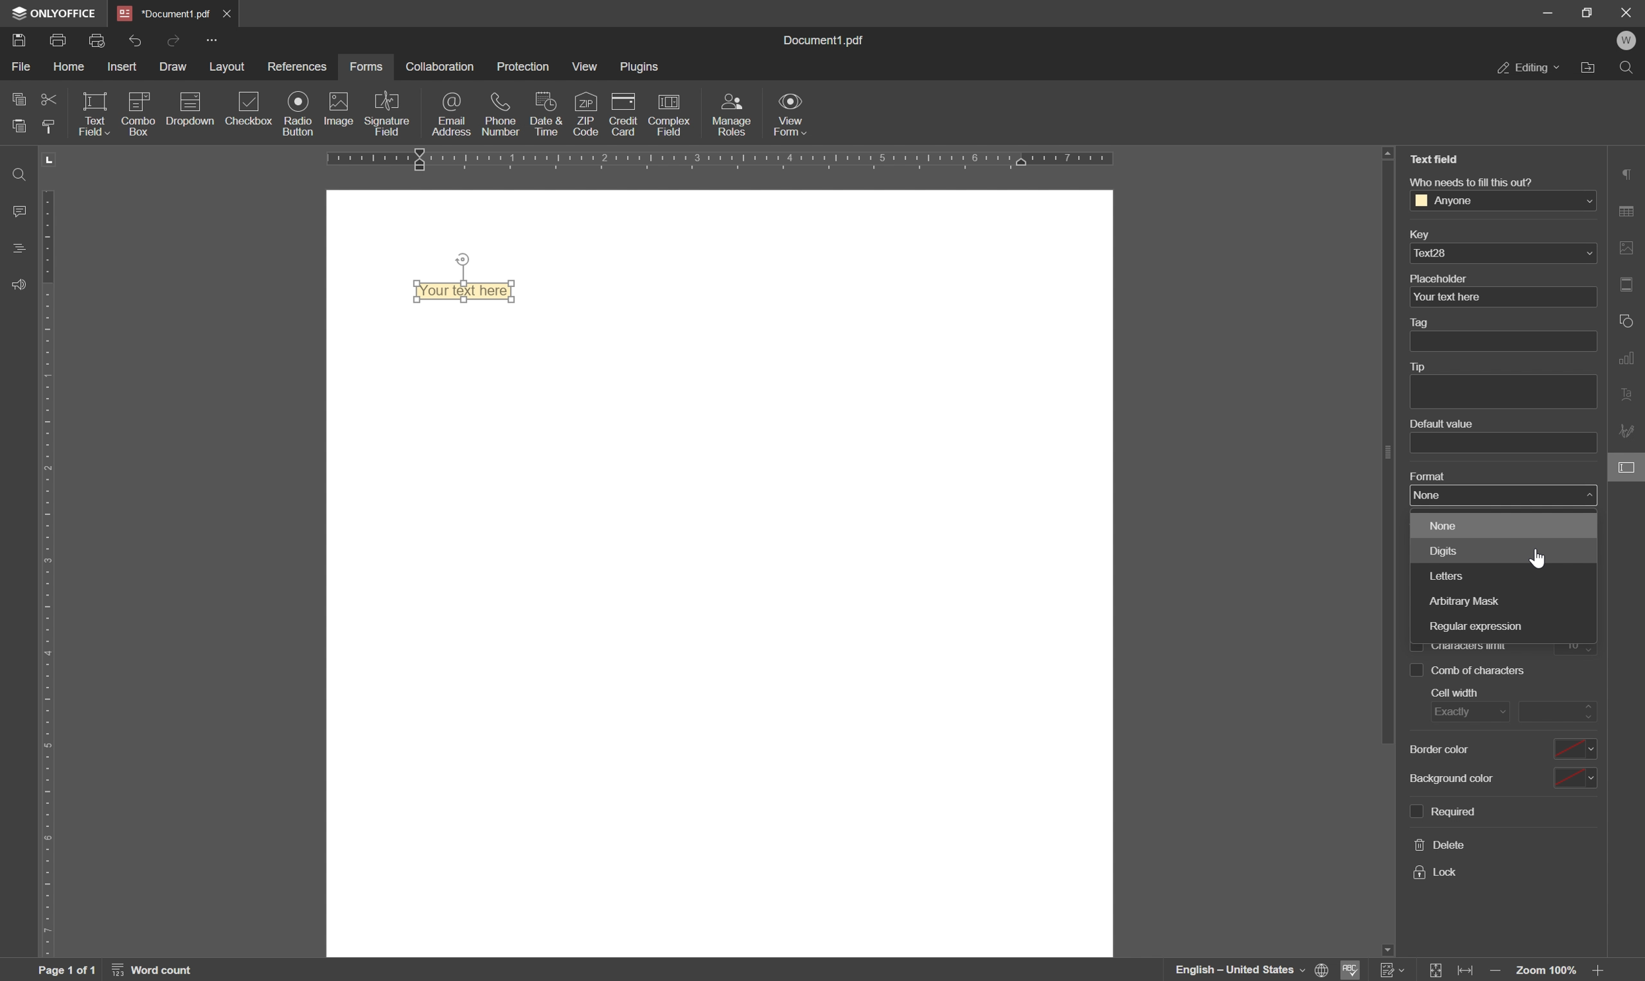  I want to click on lock, so click(1436, 872).